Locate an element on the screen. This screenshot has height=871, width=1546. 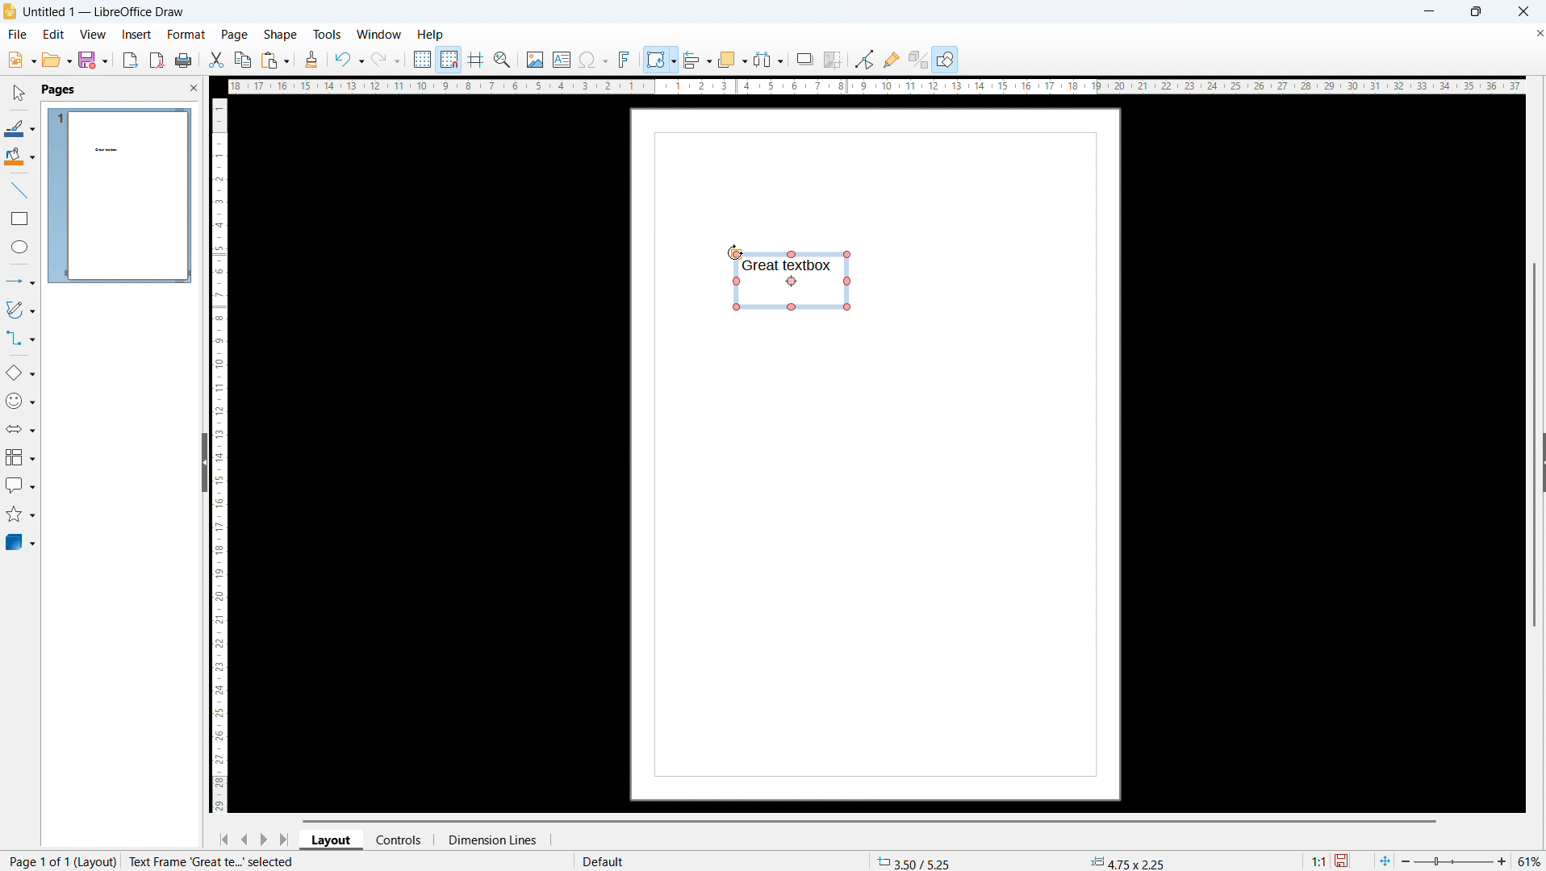
page number is located at coordinates (145, 862).